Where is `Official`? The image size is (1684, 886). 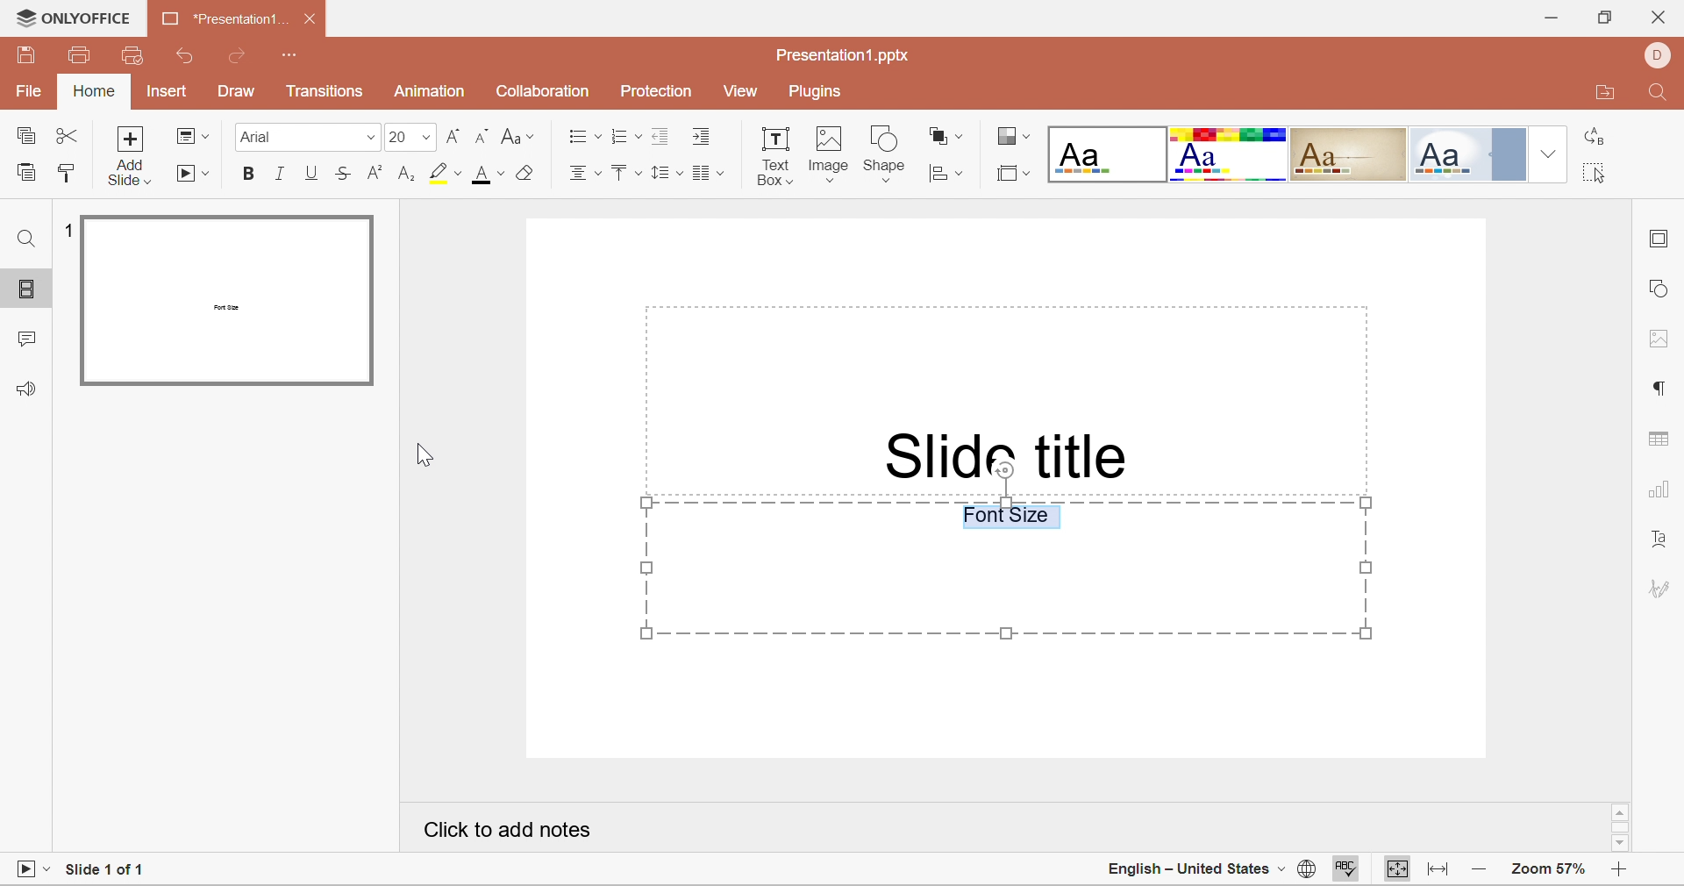 Official is located at coordinates (1470, 154).